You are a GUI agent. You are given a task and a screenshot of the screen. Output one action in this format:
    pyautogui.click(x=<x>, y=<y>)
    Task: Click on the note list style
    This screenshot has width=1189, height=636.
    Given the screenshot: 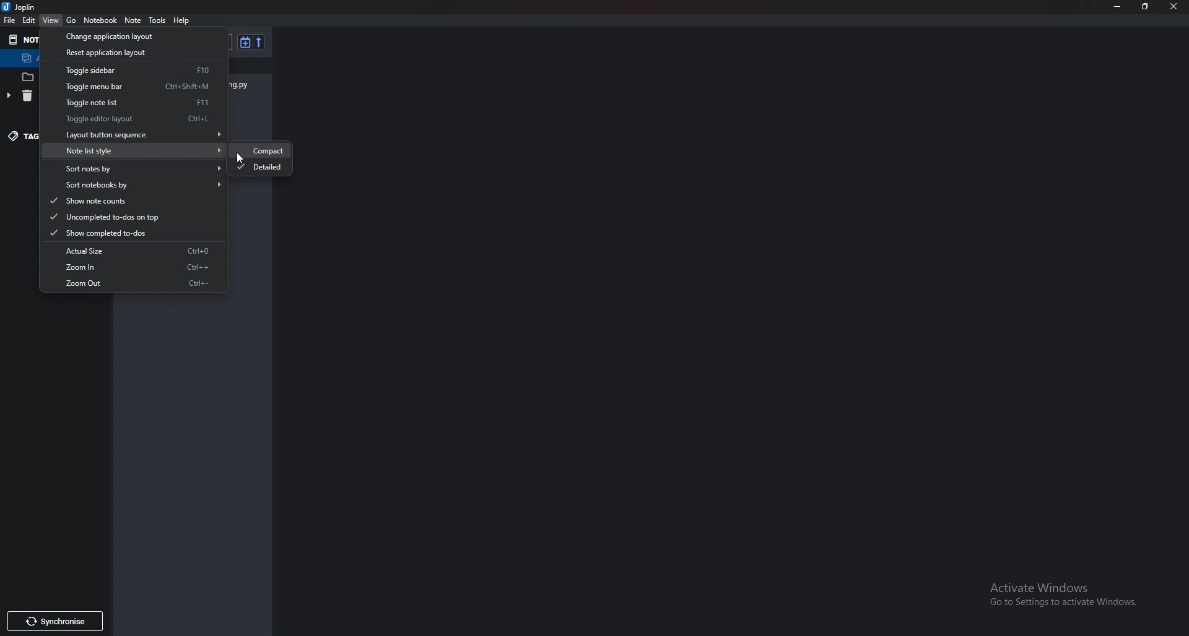 What is the action you would take?
    pyautogui.click(x=139, y=151)
    